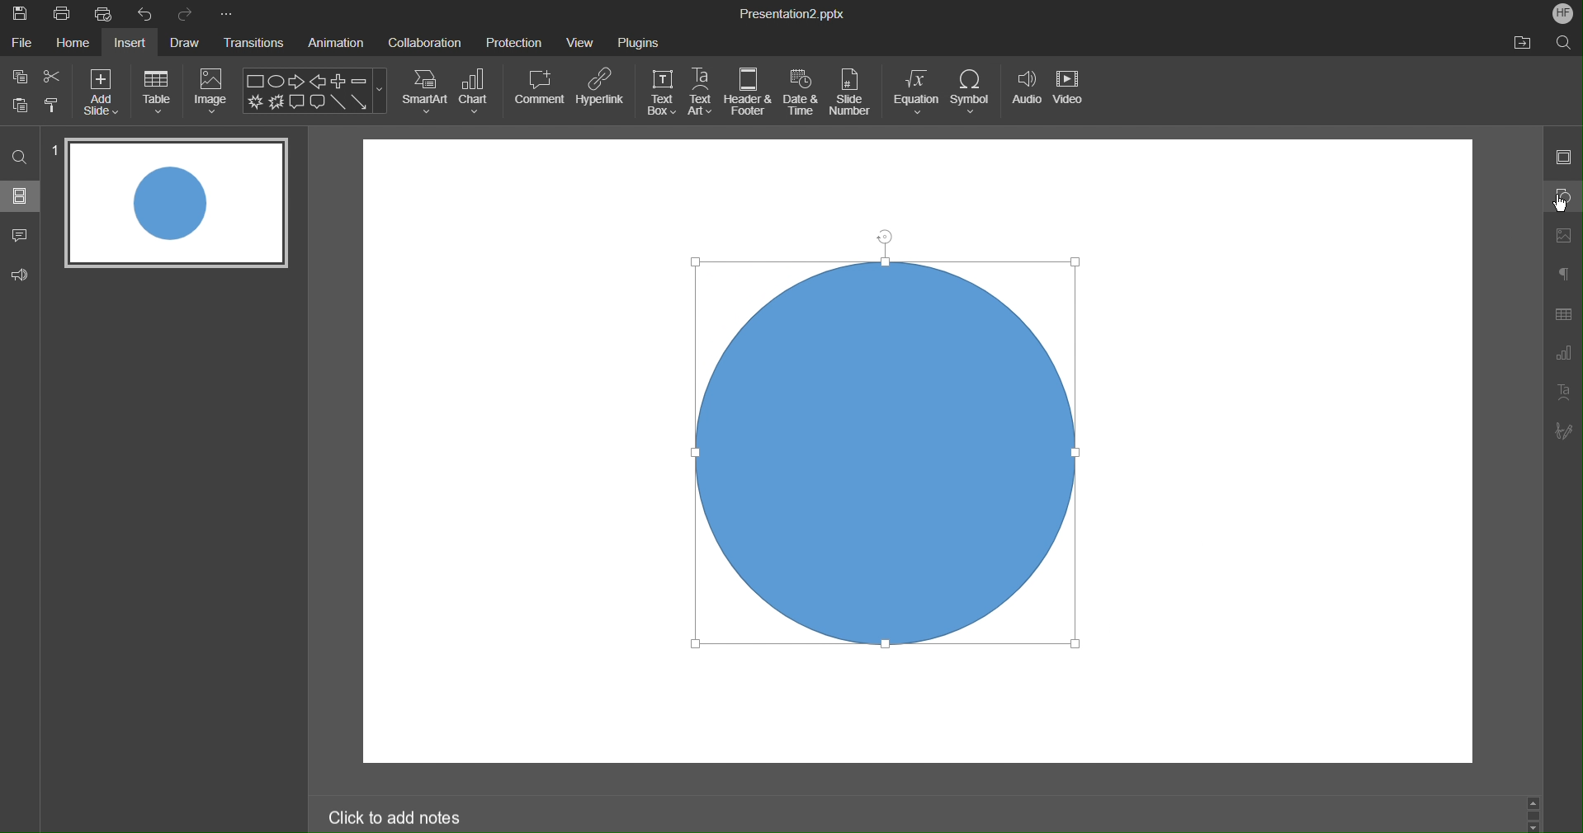  I want to click on Shape Menu, so click(314, 92).